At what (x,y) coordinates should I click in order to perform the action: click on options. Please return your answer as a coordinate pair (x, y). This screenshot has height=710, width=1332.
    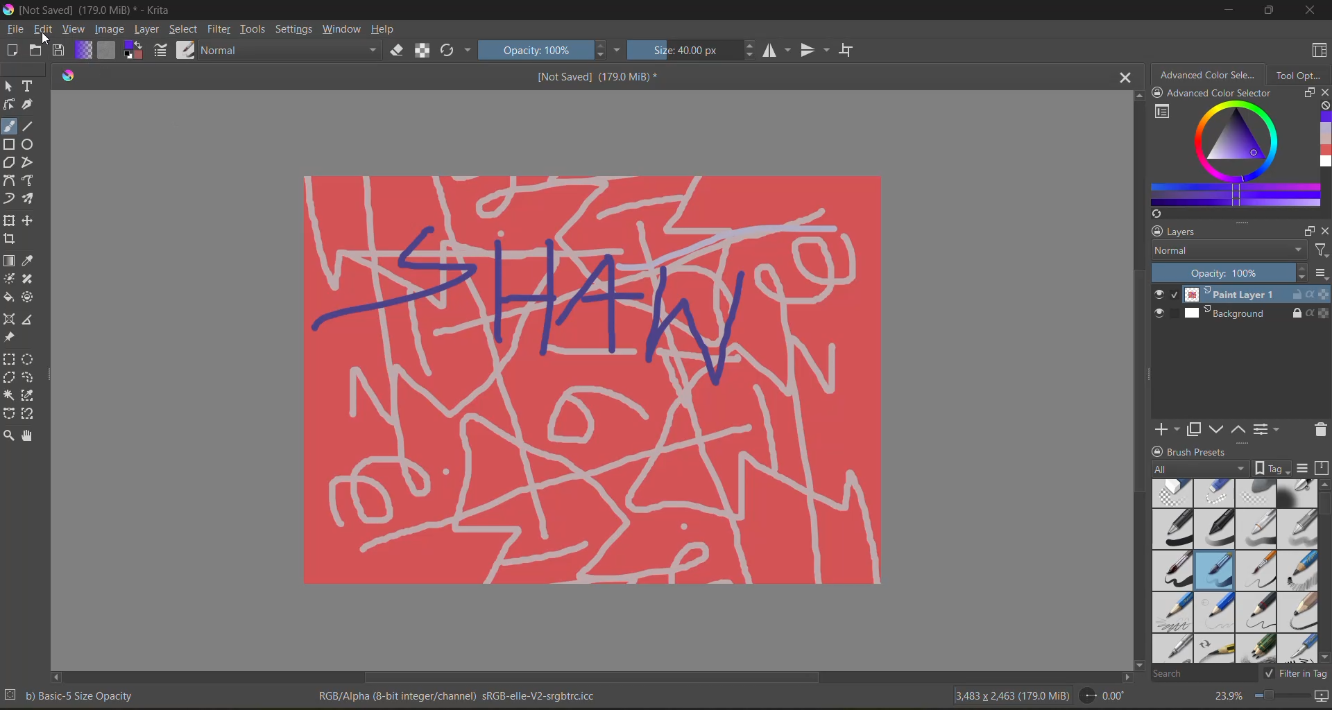
    Looking at the image, I should click on (1320, 274).